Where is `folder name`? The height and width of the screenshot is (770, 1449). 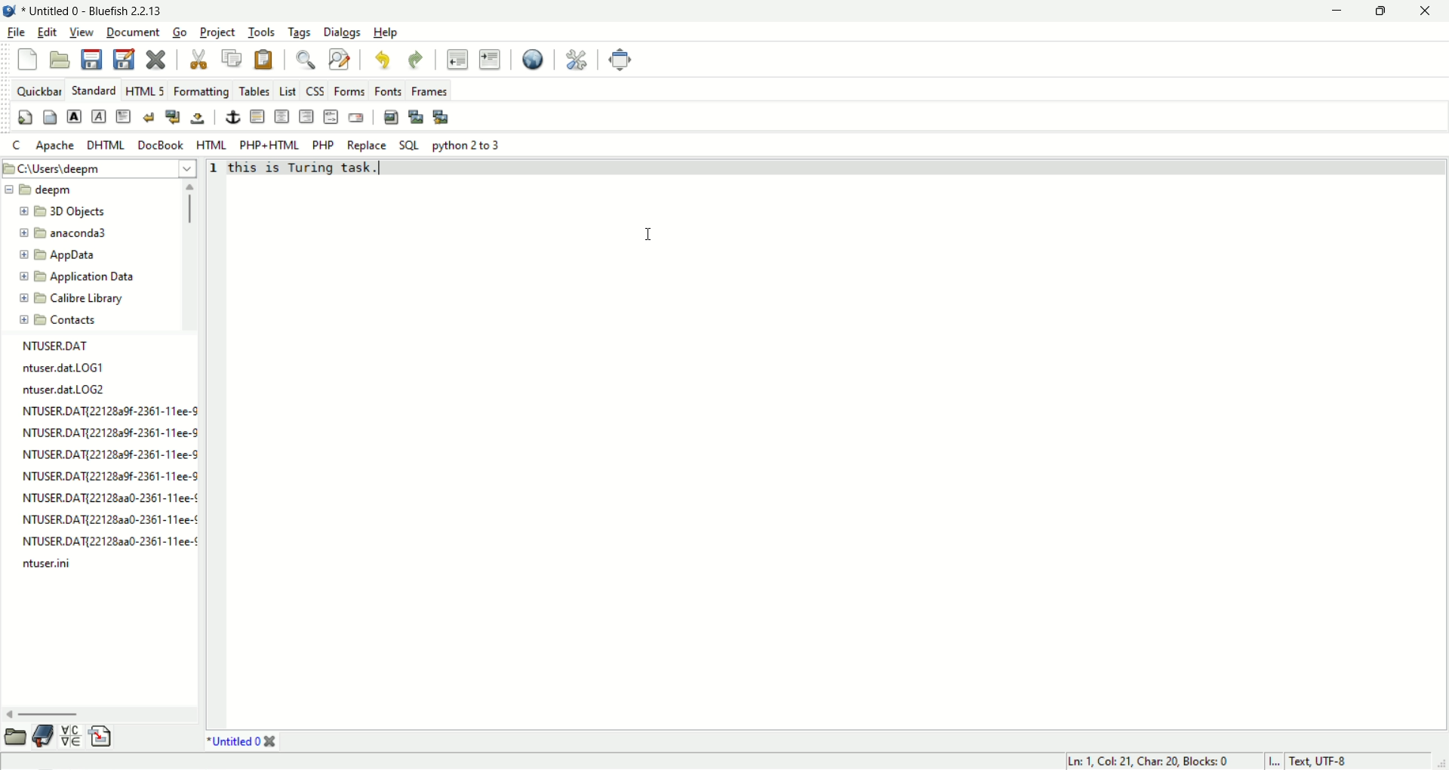
folder name is located at coordinates (69, 213).